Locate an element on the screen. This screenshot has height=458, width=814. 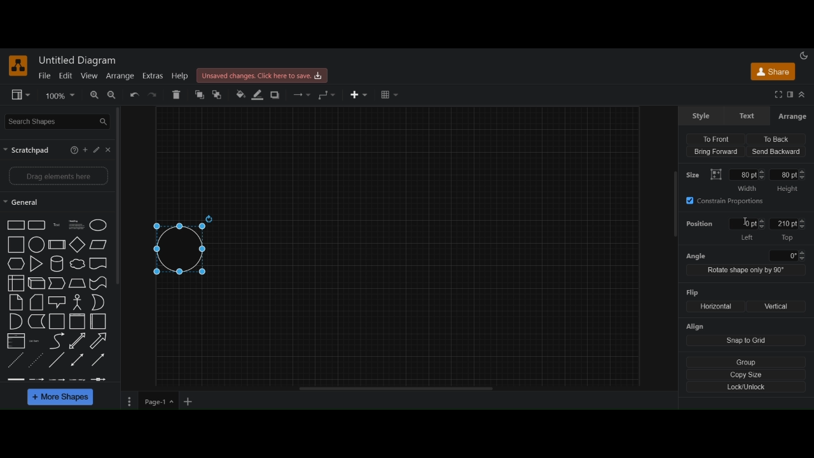
vertical is located at coordinates (777, 307).